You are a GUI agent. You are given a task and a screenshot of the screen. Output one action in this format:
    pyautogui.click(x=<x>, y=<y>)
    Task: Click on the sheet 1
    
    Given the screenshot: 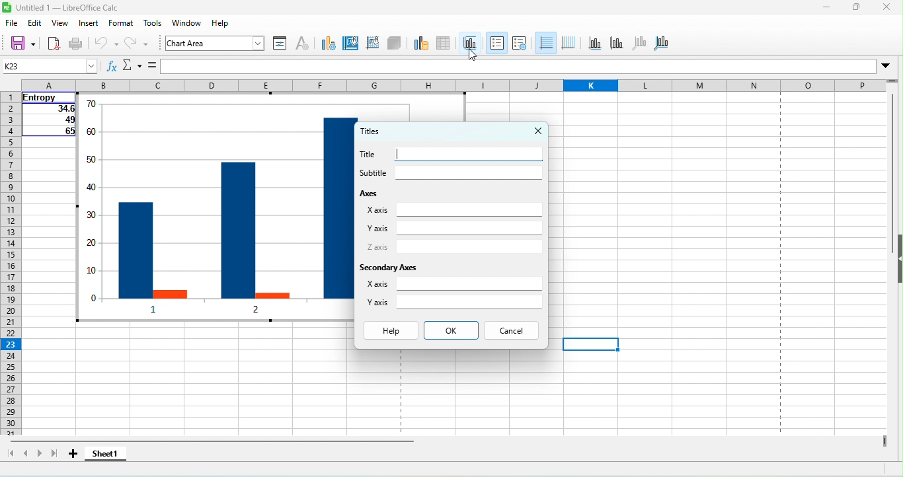 What is the action you would take?
    pyautogui.click(x=108, y=454)
    